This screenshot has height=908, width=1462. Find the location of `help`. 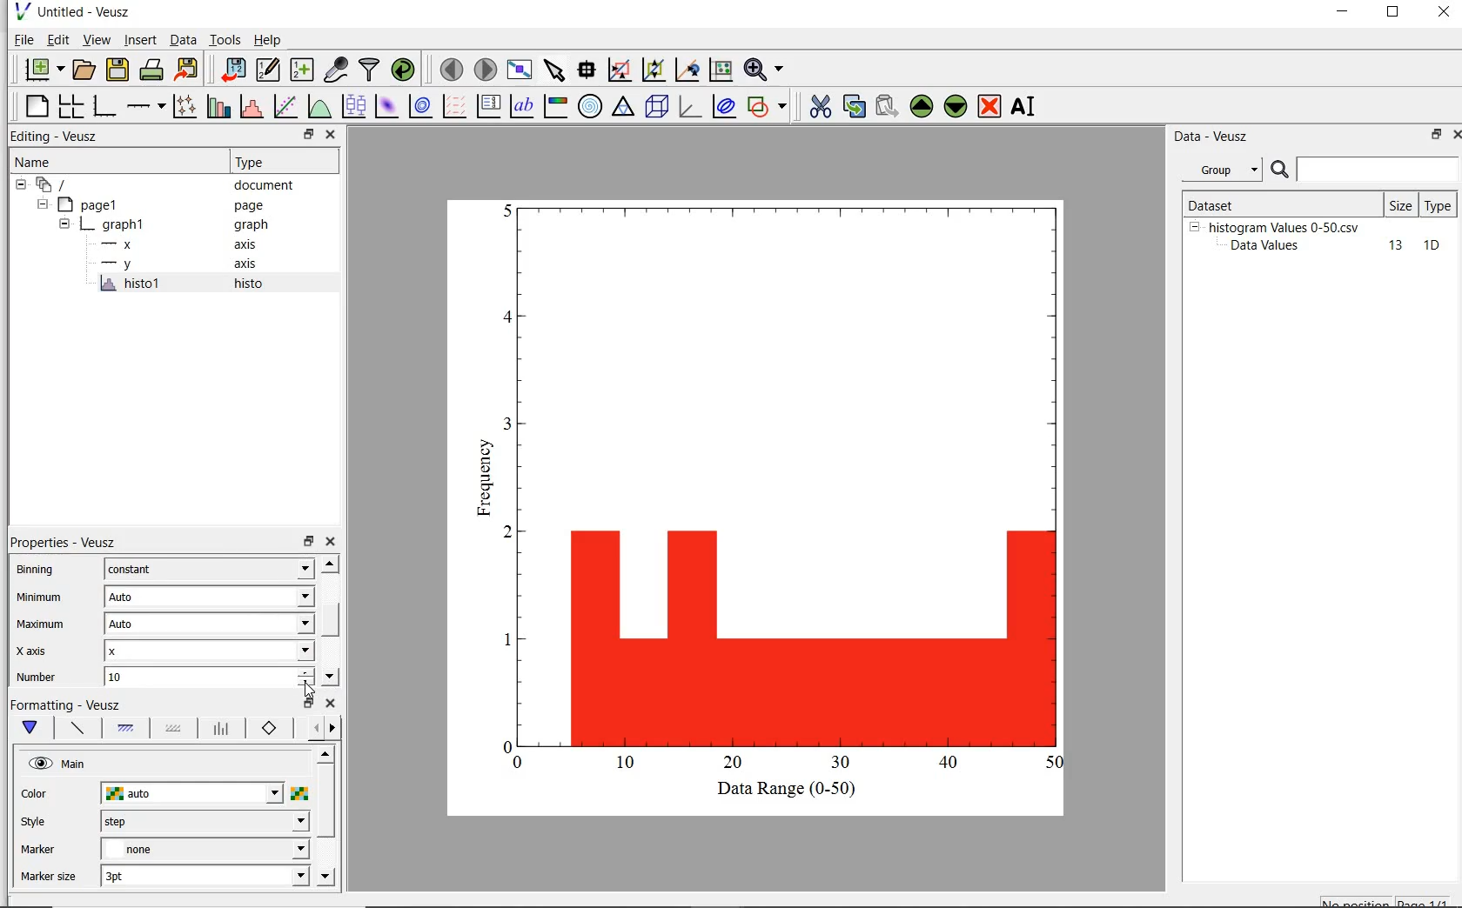

help is located at coordinates (271, 40).